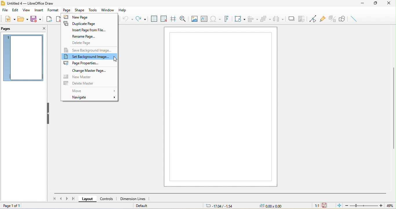 The image size is (396, 209). Describe the element at coordinates (364, 3) in the screenshot. I see `minimize` at that location.